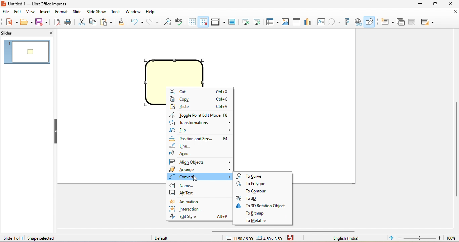 The image size is (459, 242). Describe the element at coordinates (370, 22) in the screenshot. I see `show draw function` at that location.